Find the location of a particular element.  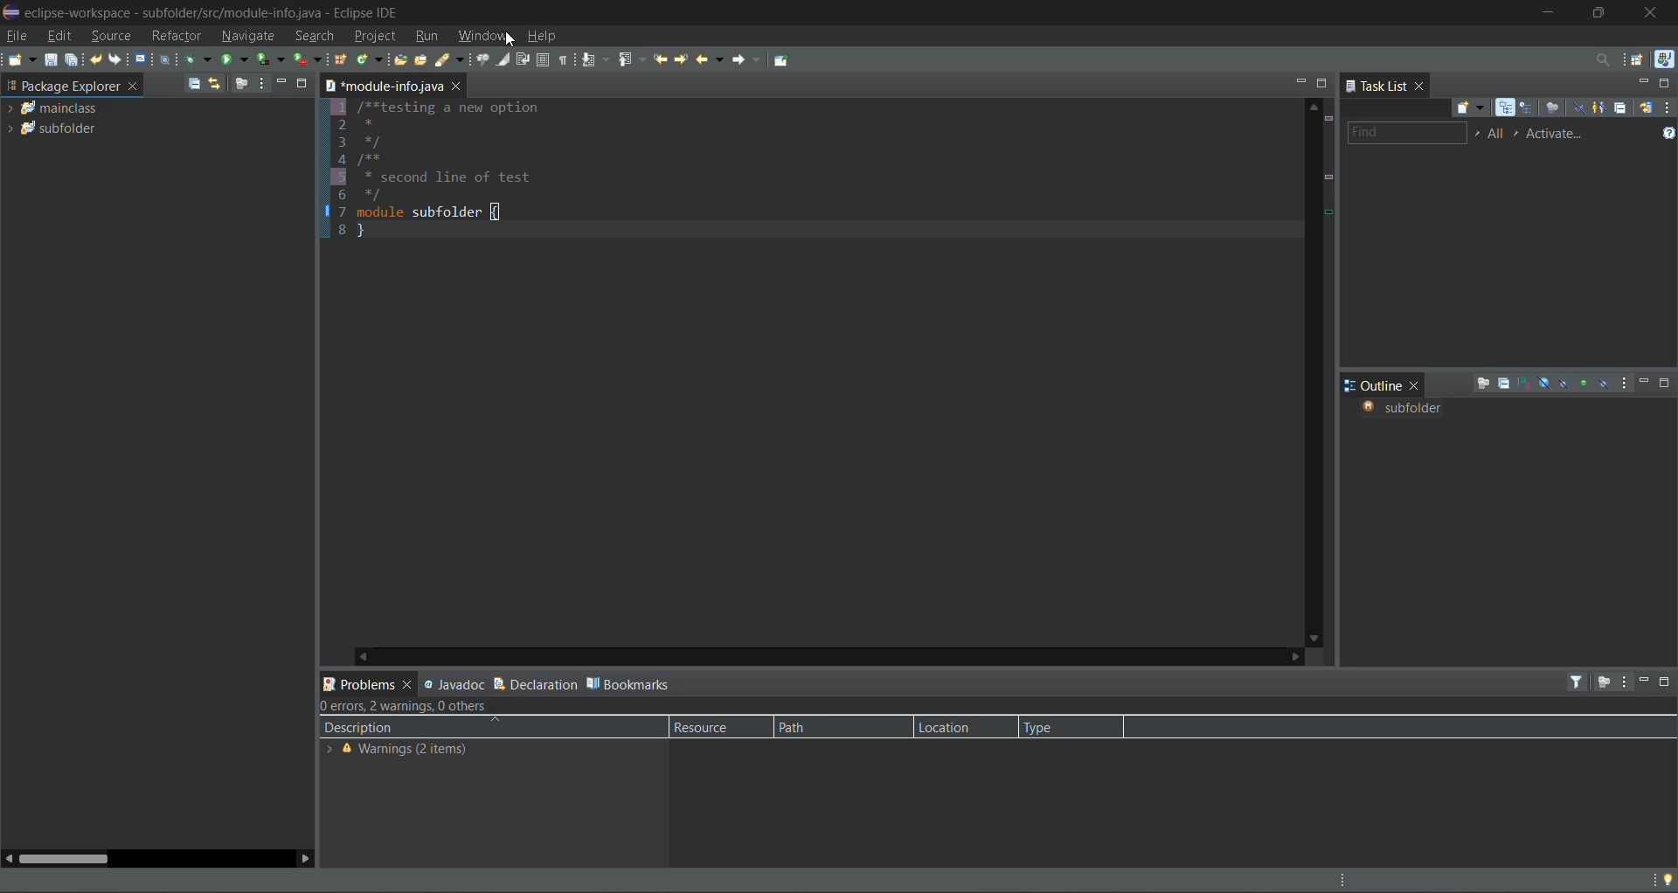

close is located at coordinates (1416, 384).